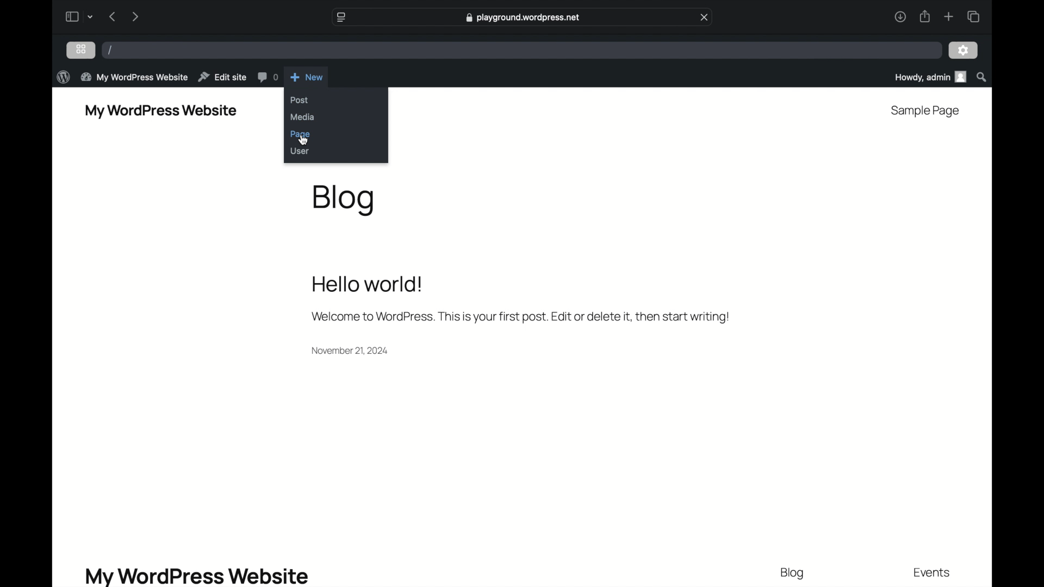 This screenshot has width=1044, height=587. What do you see at coordinates (523, 17) in the screenshot?
I see `web address` at bounding box center [523, 17].